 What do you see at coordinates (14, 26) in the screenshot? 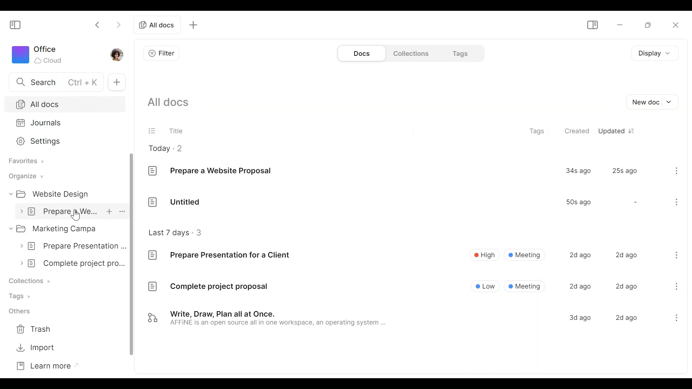
I see `Show/Hide Sidebar` at bounding box center [14, 26].